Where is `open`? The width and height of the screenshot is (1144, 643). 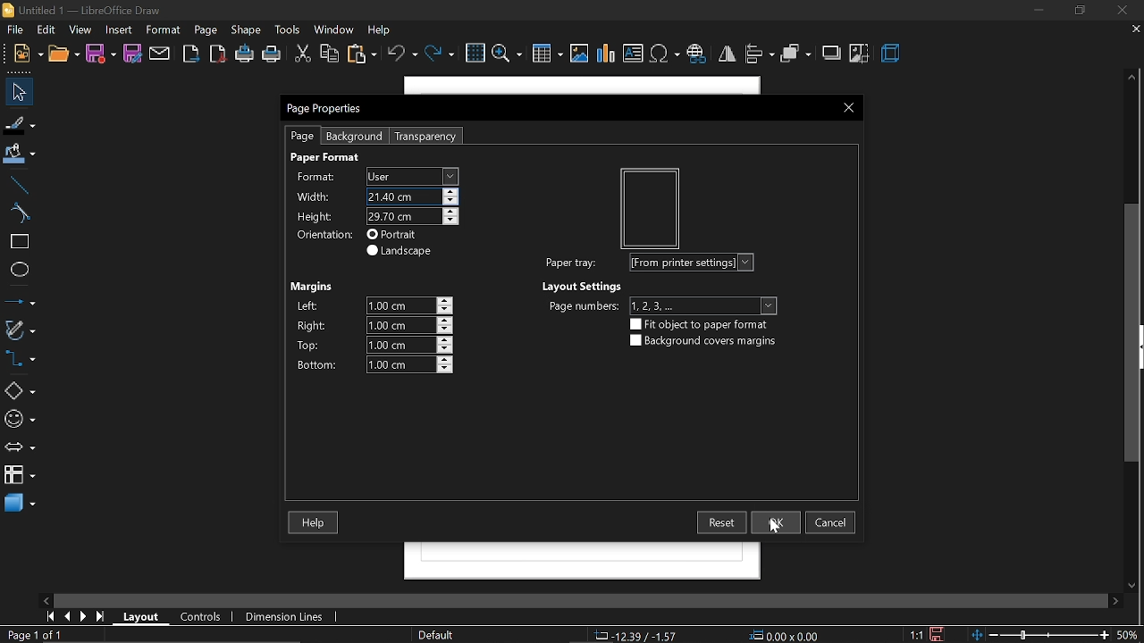
open is located at coordinates (63, 56).